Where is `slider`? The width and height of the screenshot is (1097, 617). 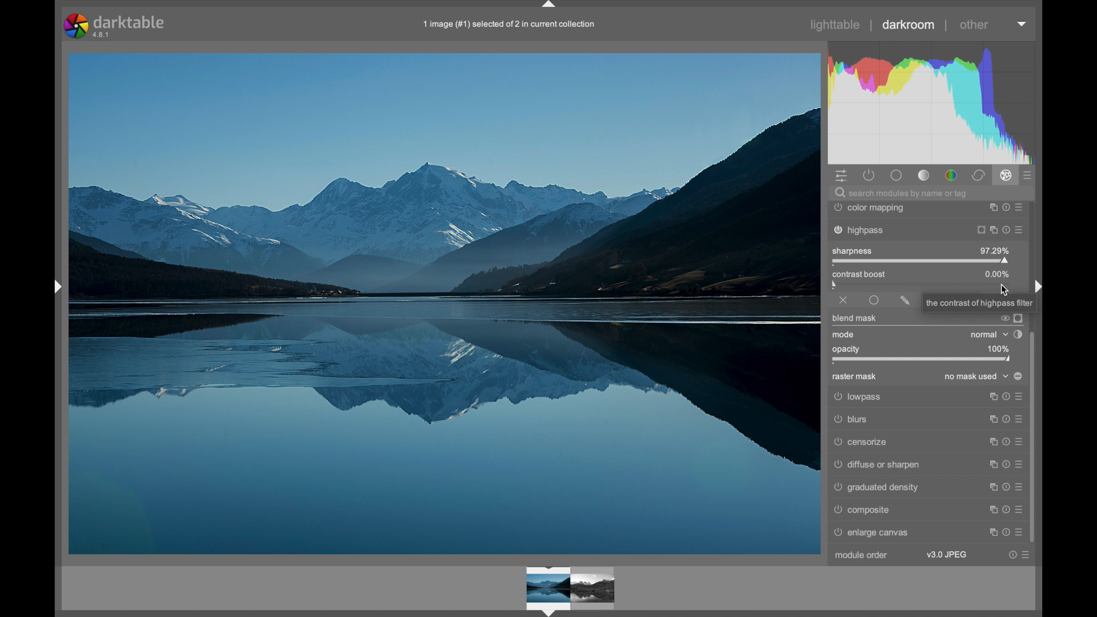
slider is located at coordinates (922, 359).